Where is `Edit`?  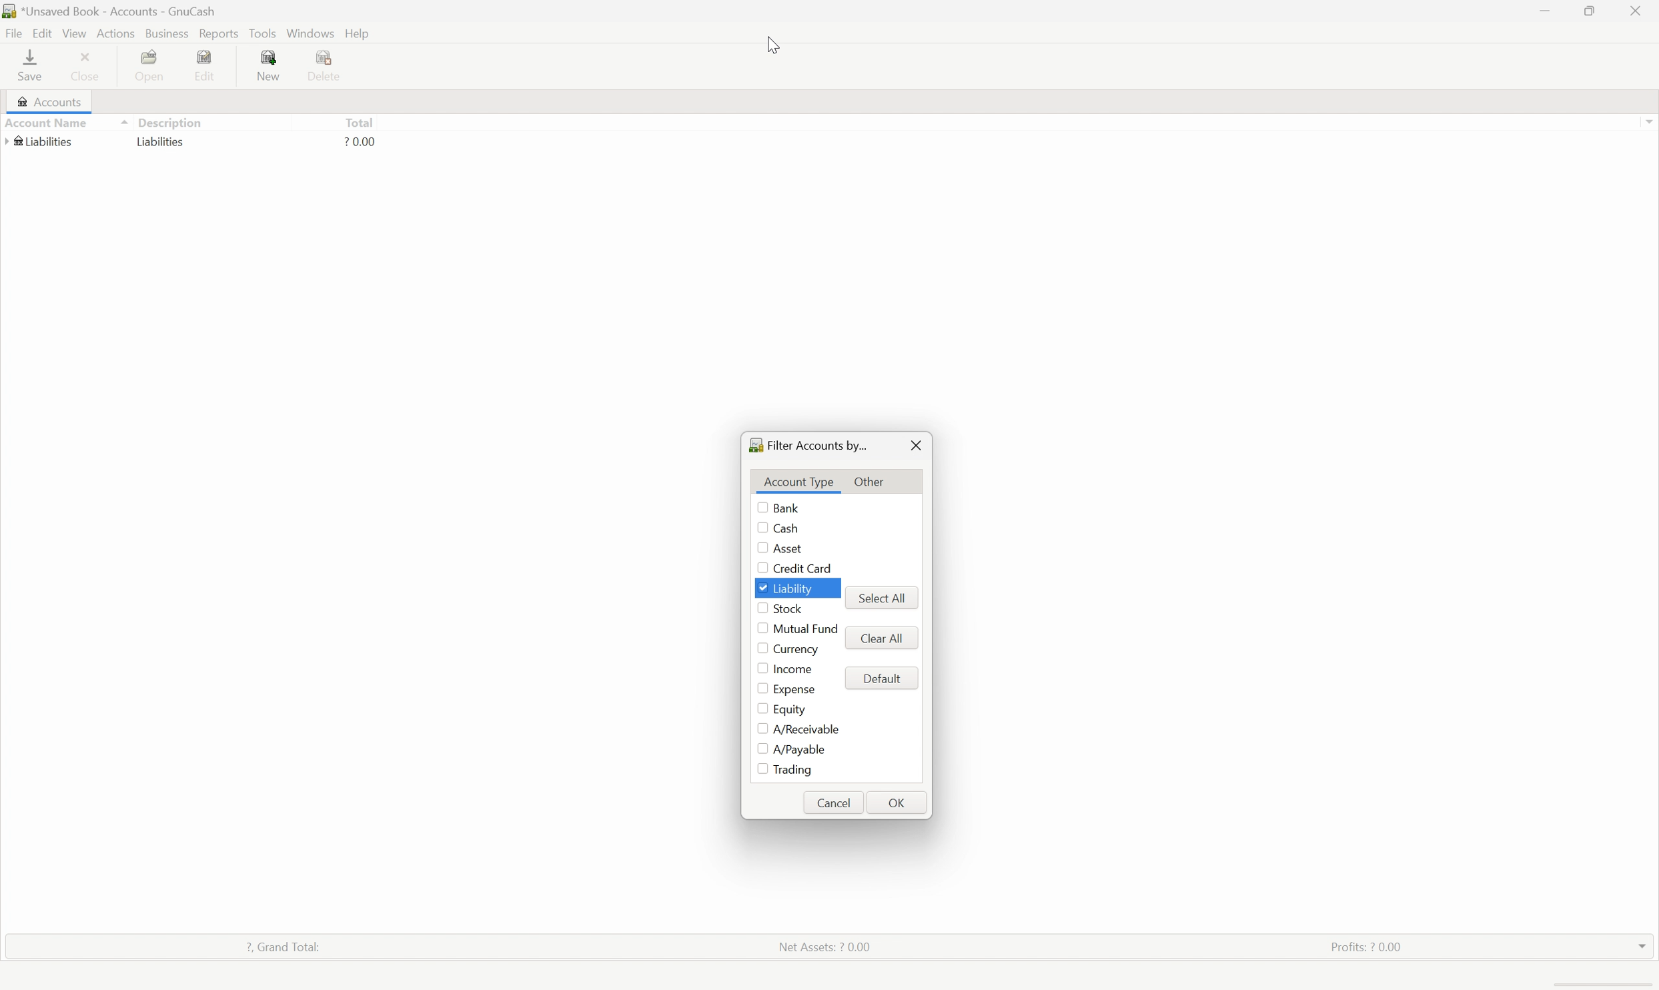 Edit is located at coordinates (207, 65).